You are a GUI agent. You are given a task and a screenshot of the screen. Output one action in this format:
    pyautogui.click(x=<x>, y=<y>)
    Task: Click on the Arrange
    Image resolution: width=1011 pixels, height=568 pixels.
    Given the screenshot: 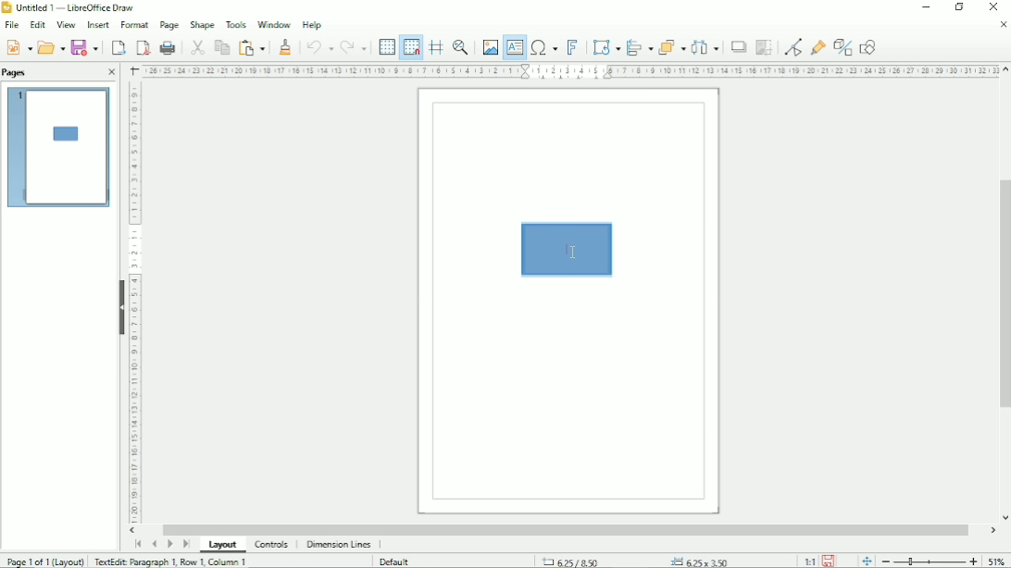 What is the action you would take?
    pyautogui.click(x=671, y=45)
    